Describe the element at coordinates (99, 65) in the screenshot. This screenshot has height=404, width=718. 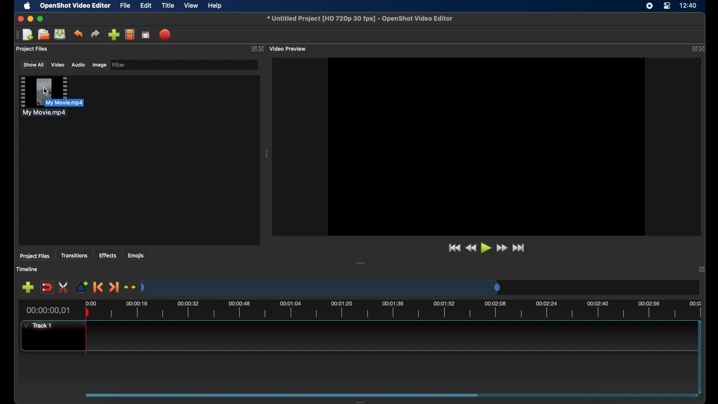
I see `image` at that location.